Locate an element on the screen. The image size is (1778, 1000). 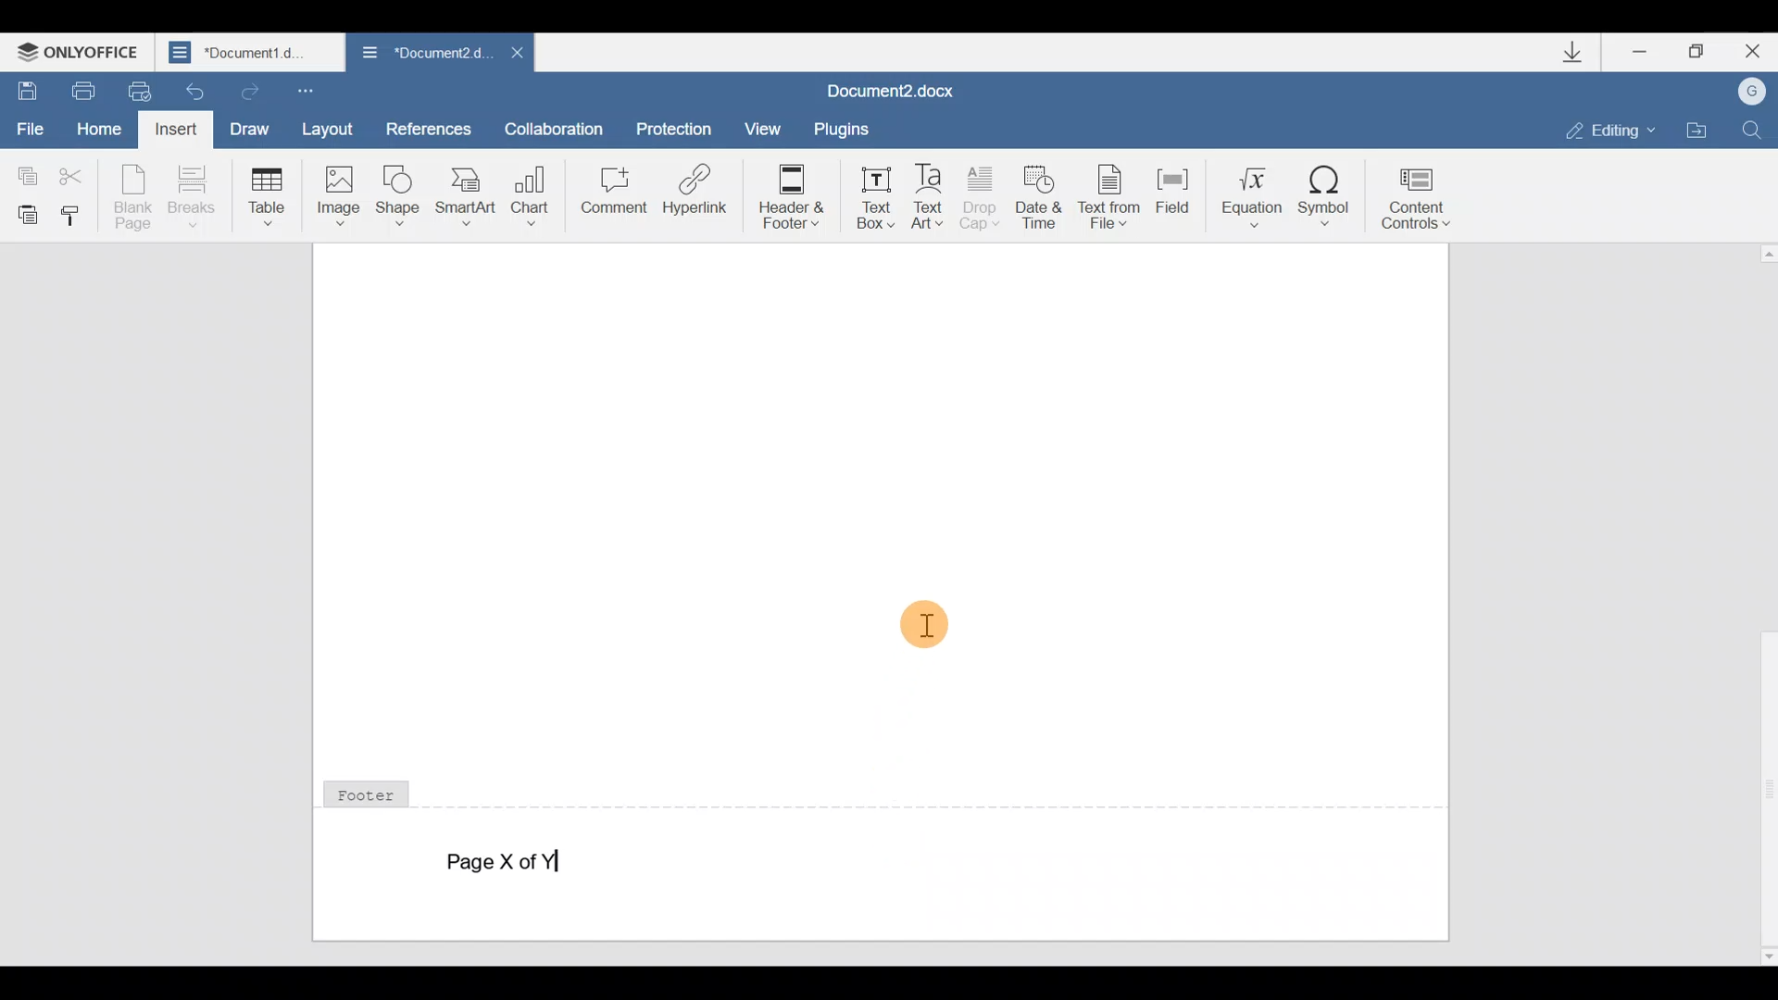
Image is located at coordinates (338, 195).